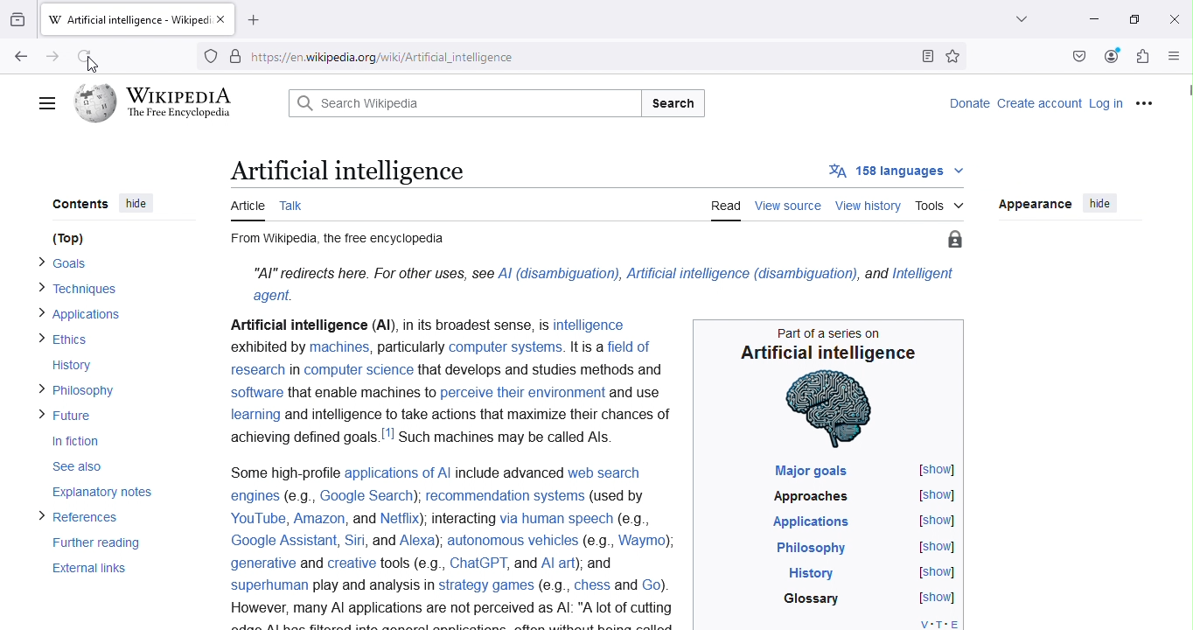 This screenshot has width=1193, height=630. I want to click on [show], so click(934, 598).